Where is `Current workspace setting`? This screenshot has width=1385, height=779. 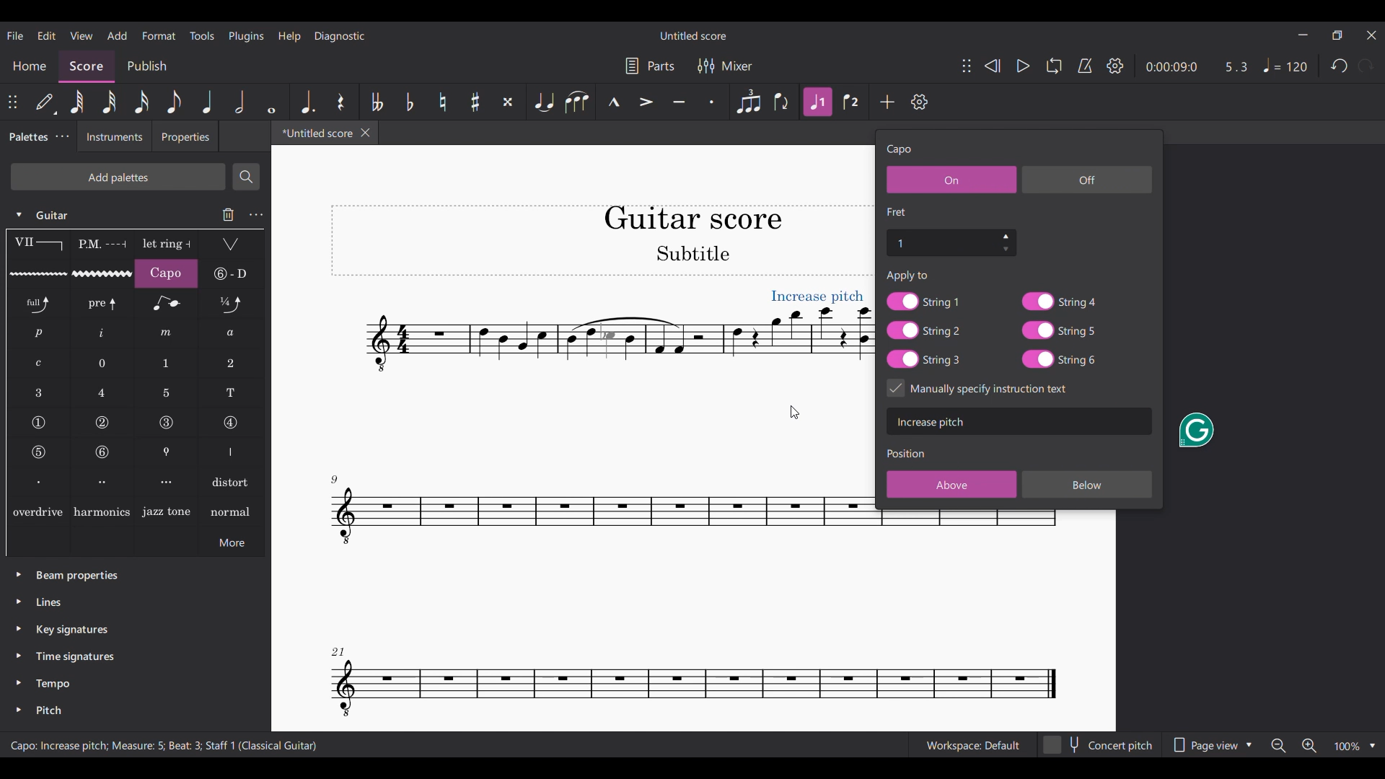
Current workspace setting is located at coordinates (972, 745).